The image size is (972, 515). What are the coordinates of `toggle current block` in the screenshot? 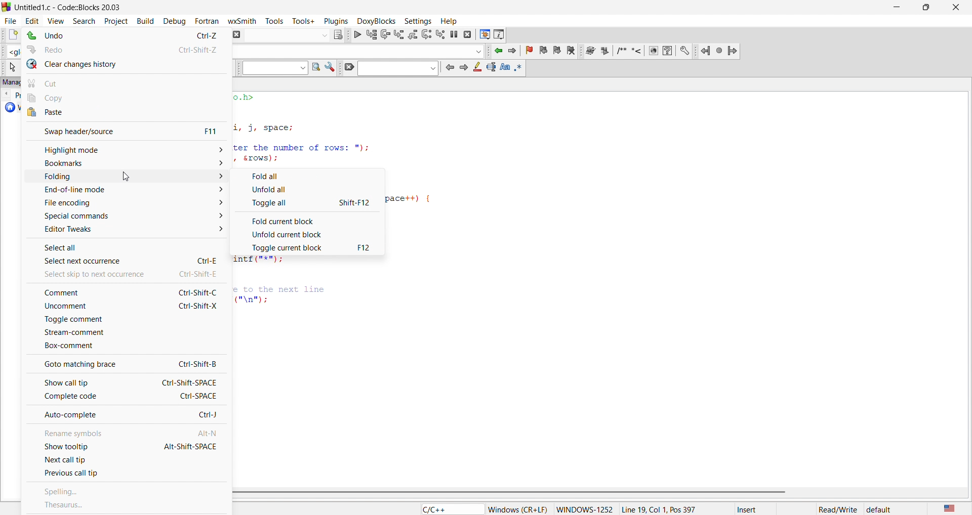 It's located at (311, 248).